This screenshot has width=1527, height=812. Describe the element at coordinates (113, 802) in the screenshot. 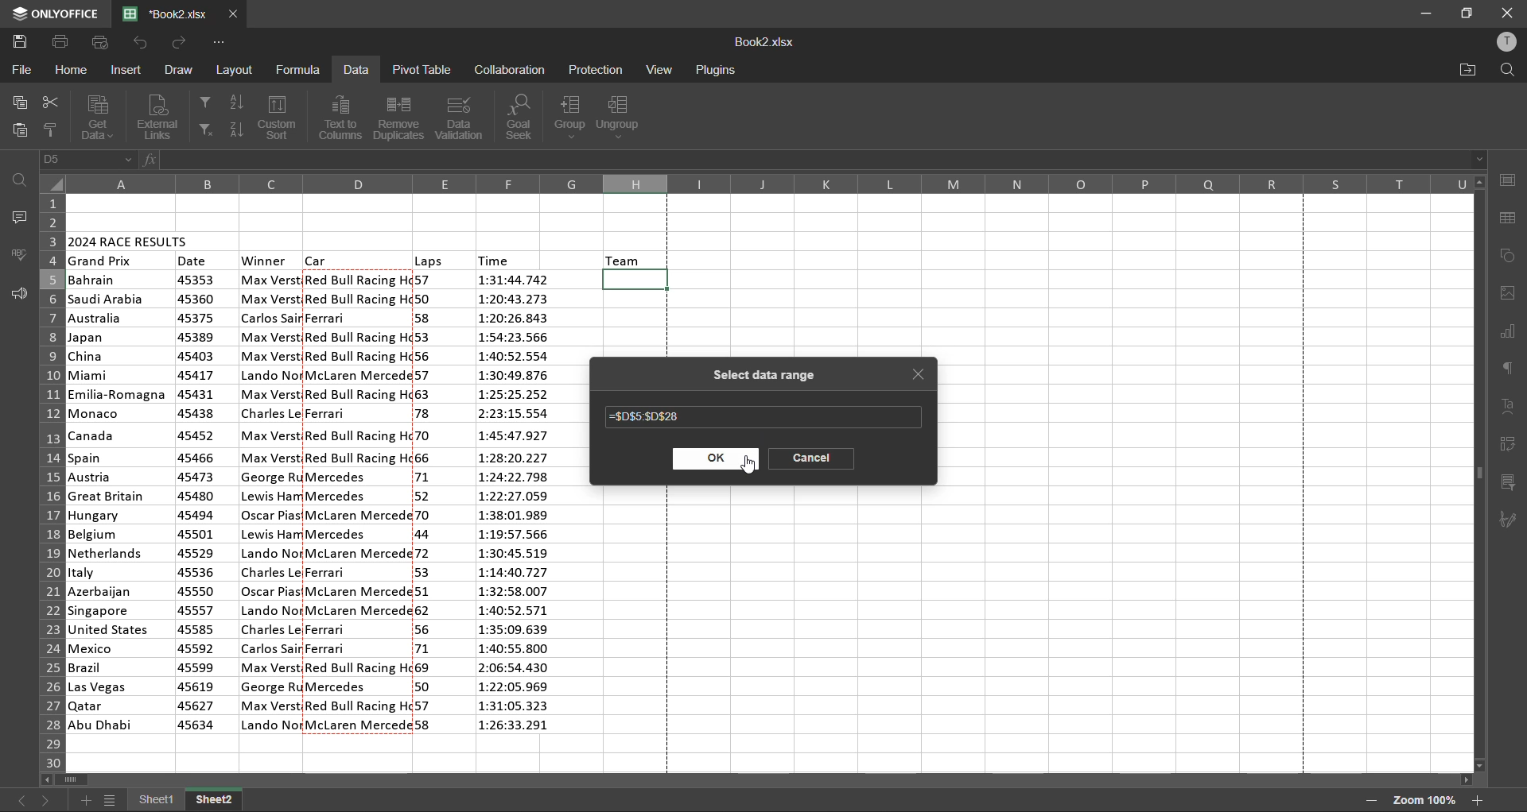

I see `sheet list` at that location.